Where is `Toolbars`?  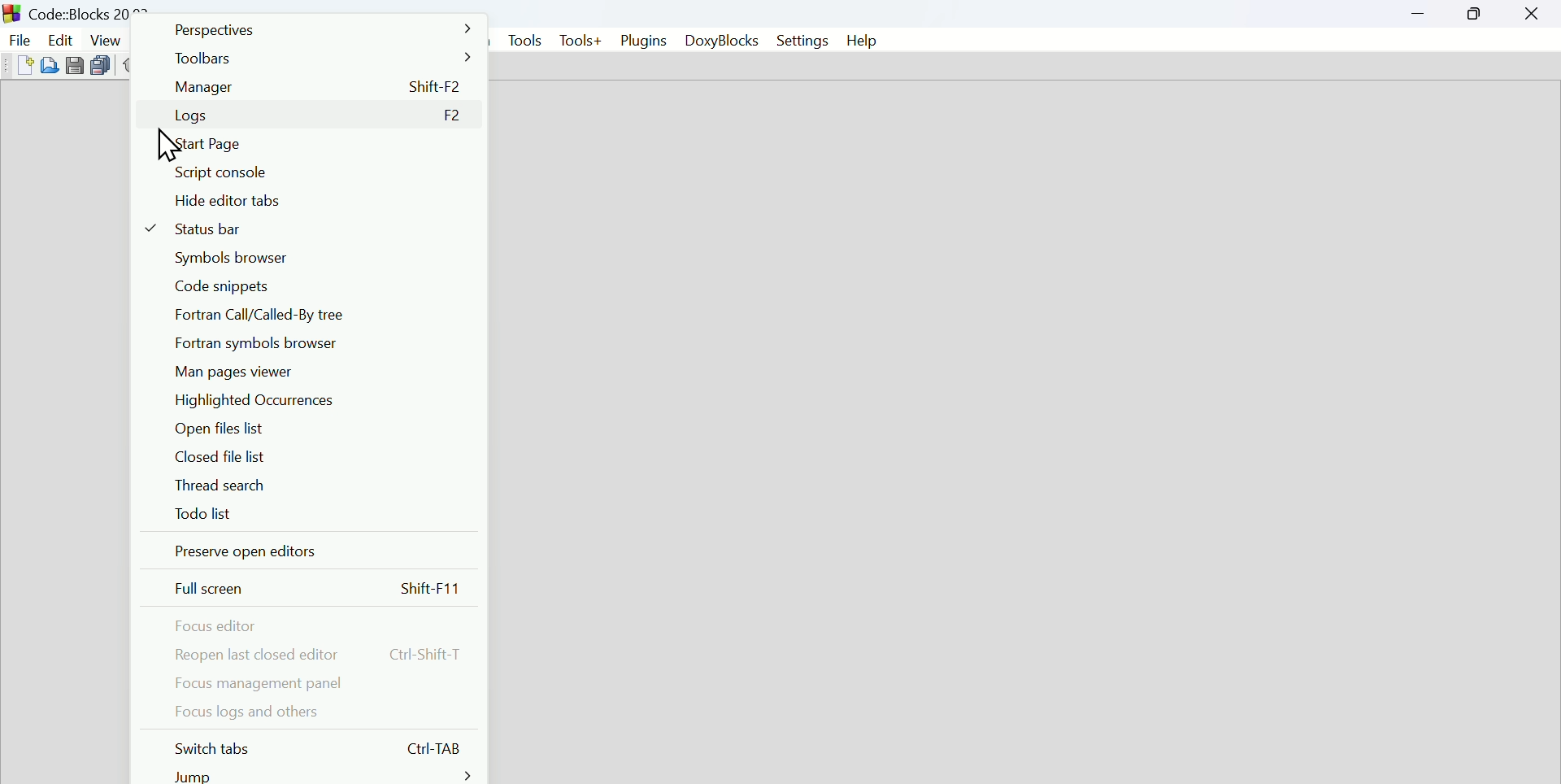 Toolbars is located at coordinates (320, 59).